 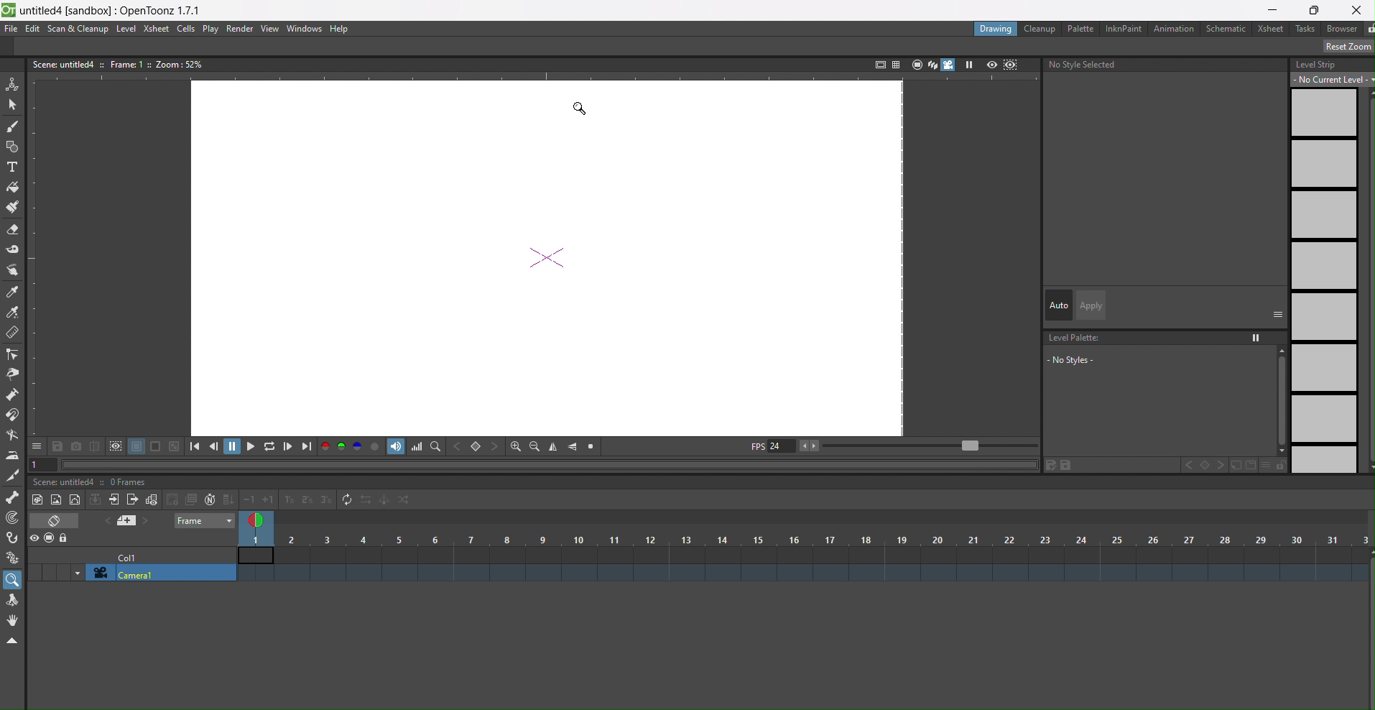 What do you see at coordinates (56, 499) in the screenshot?
I see `new  toonz vector level` at bounding box center [56, 499].